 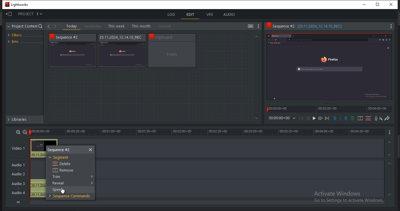 What do you see at coordinates (60, 158) in the screenshot?
I see `segment` at bounding box center [60, 158].